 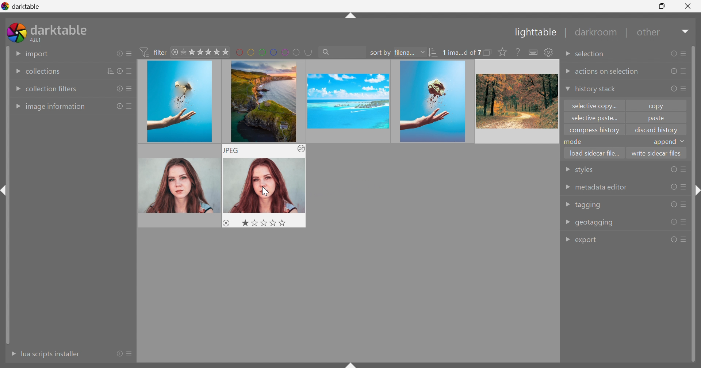 I want to click on reset, so click(x=121, y=71).